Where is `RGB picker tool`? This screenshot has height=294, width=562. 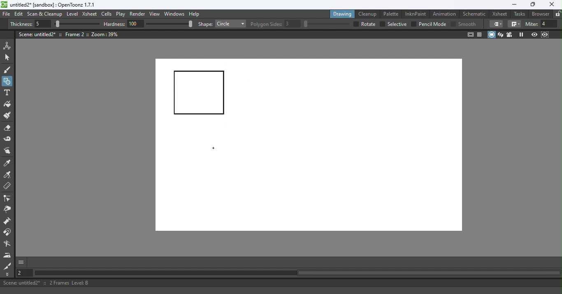 RGB picker tool is located at coordinates (9, 175).